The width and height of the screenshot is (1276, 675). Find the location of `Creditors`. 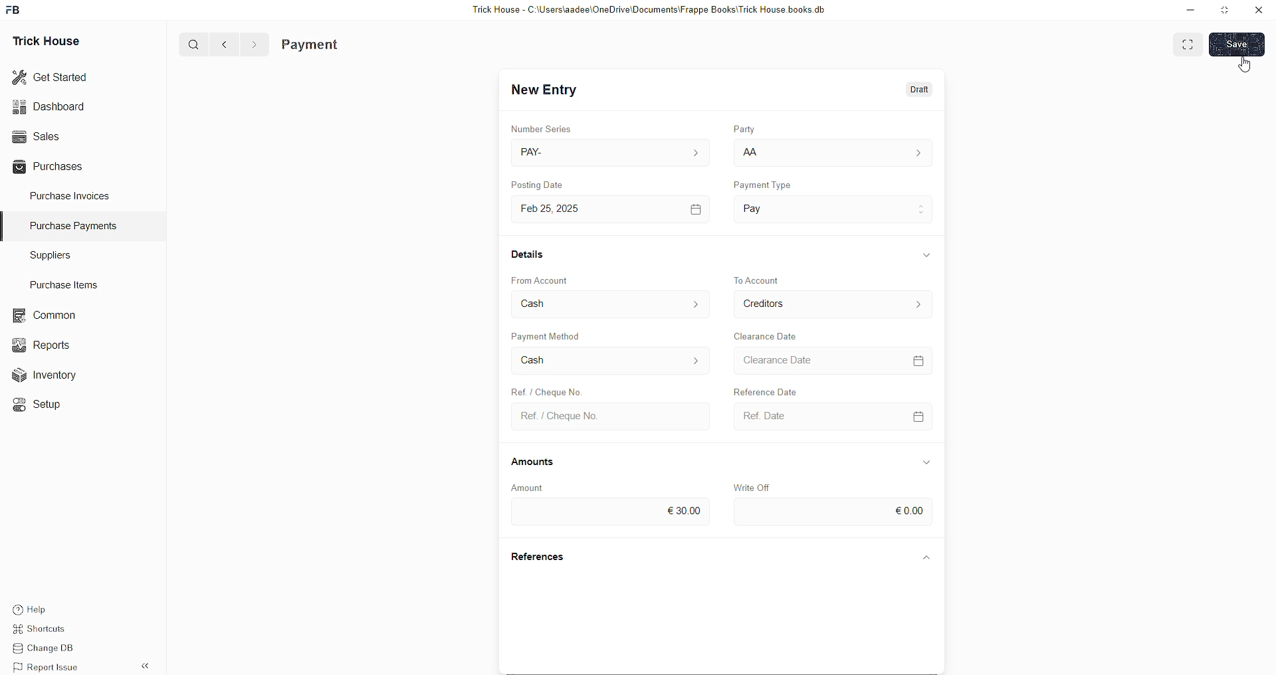

Creditors is located at coordinates (772, 305).